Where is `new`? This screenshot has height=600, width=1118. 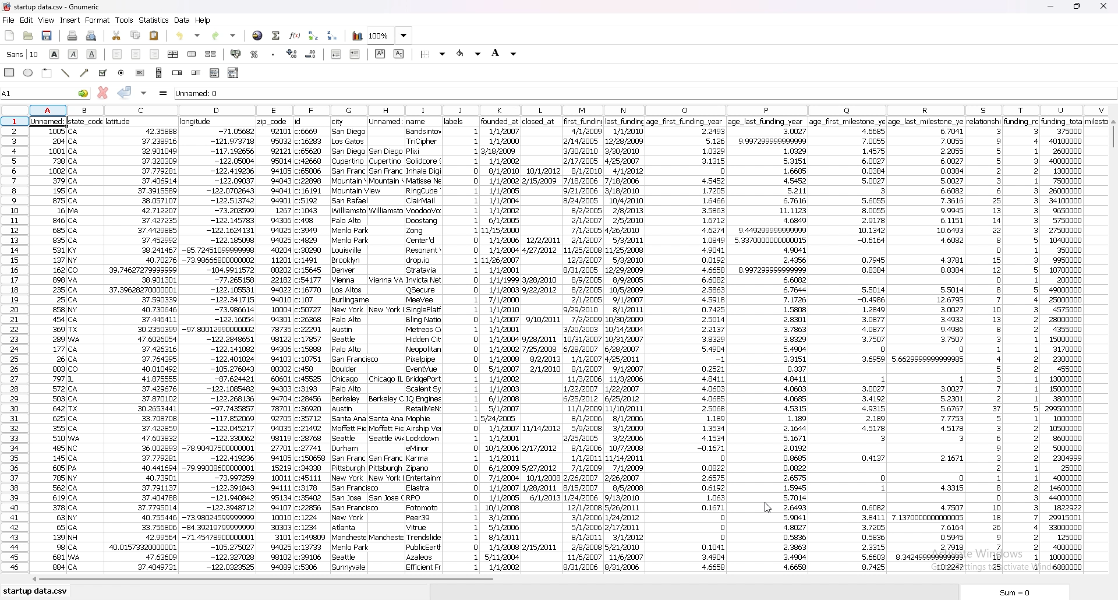 new is located at coordinates (10, 36).